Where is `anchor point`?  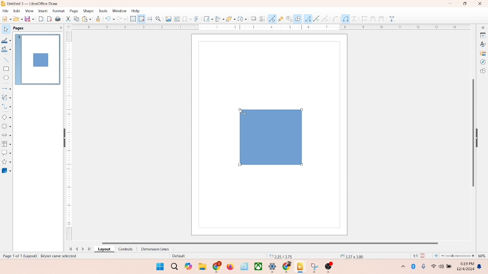
anchor point is located at coordinates (351, 255).